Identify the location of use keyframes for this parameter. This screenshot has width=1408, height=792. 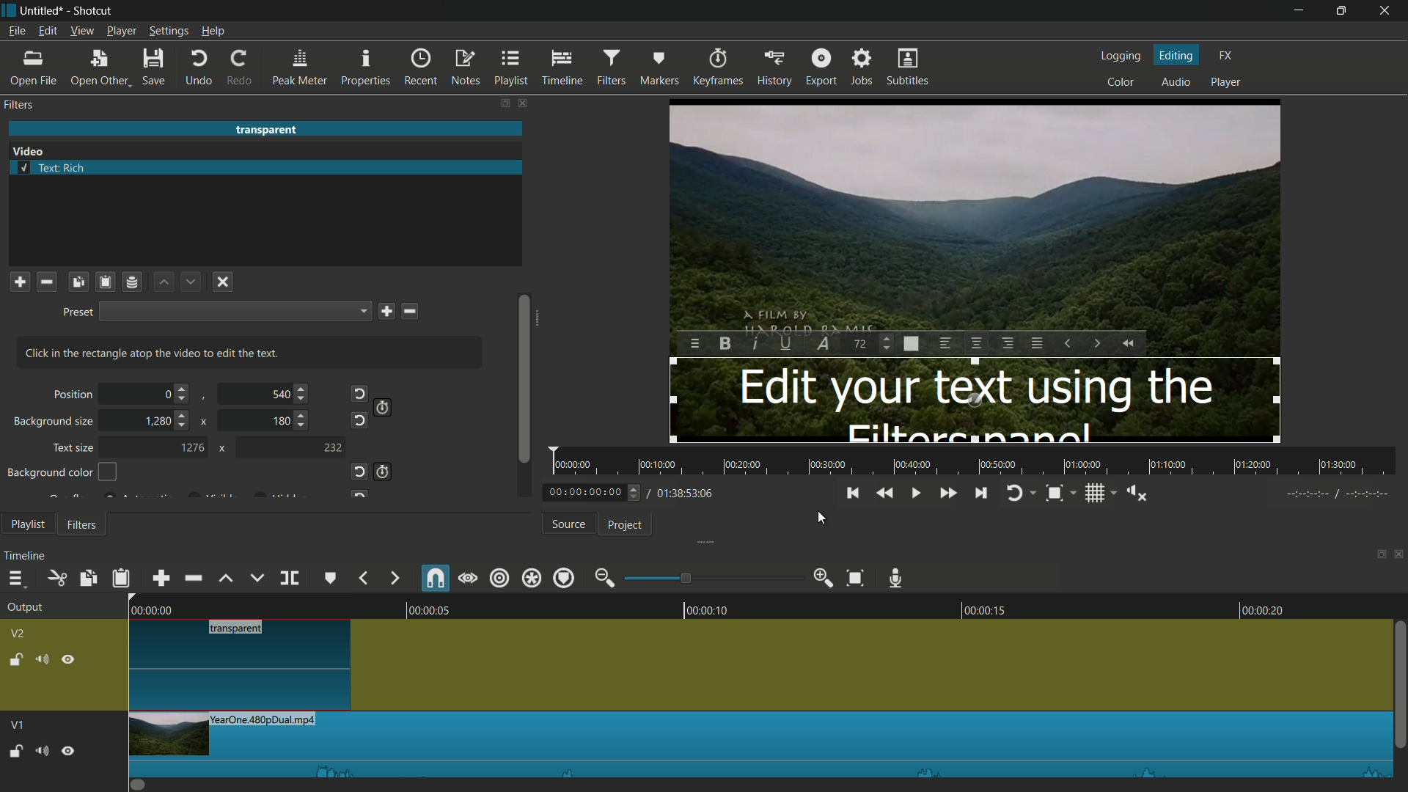
(384, 407).